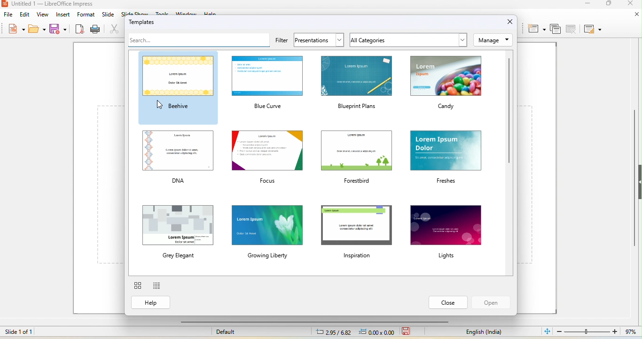 The width and height of the screenshot is (642, 339). I want to click on fit slide to current window, so click(546, 331).